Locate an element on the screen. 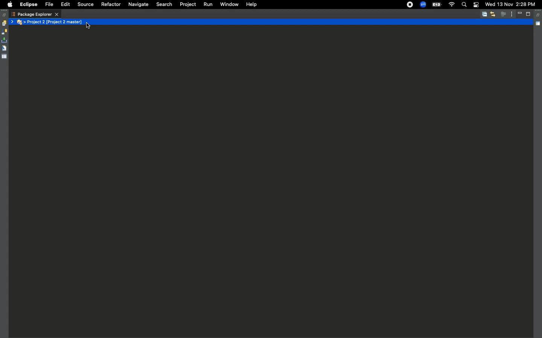  Collapse all is located at coordinates (484, 15).